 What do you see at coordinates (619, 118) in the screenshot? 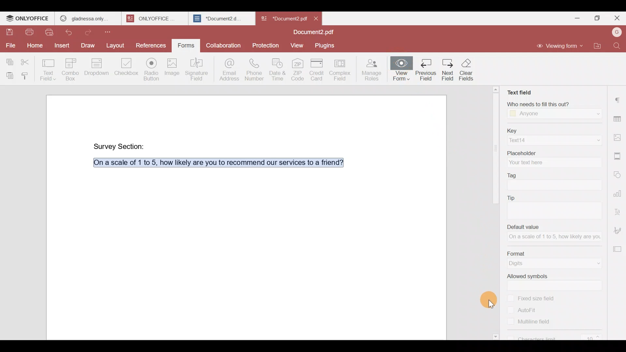
I see `Table settings` at bounding box center [619, 118].